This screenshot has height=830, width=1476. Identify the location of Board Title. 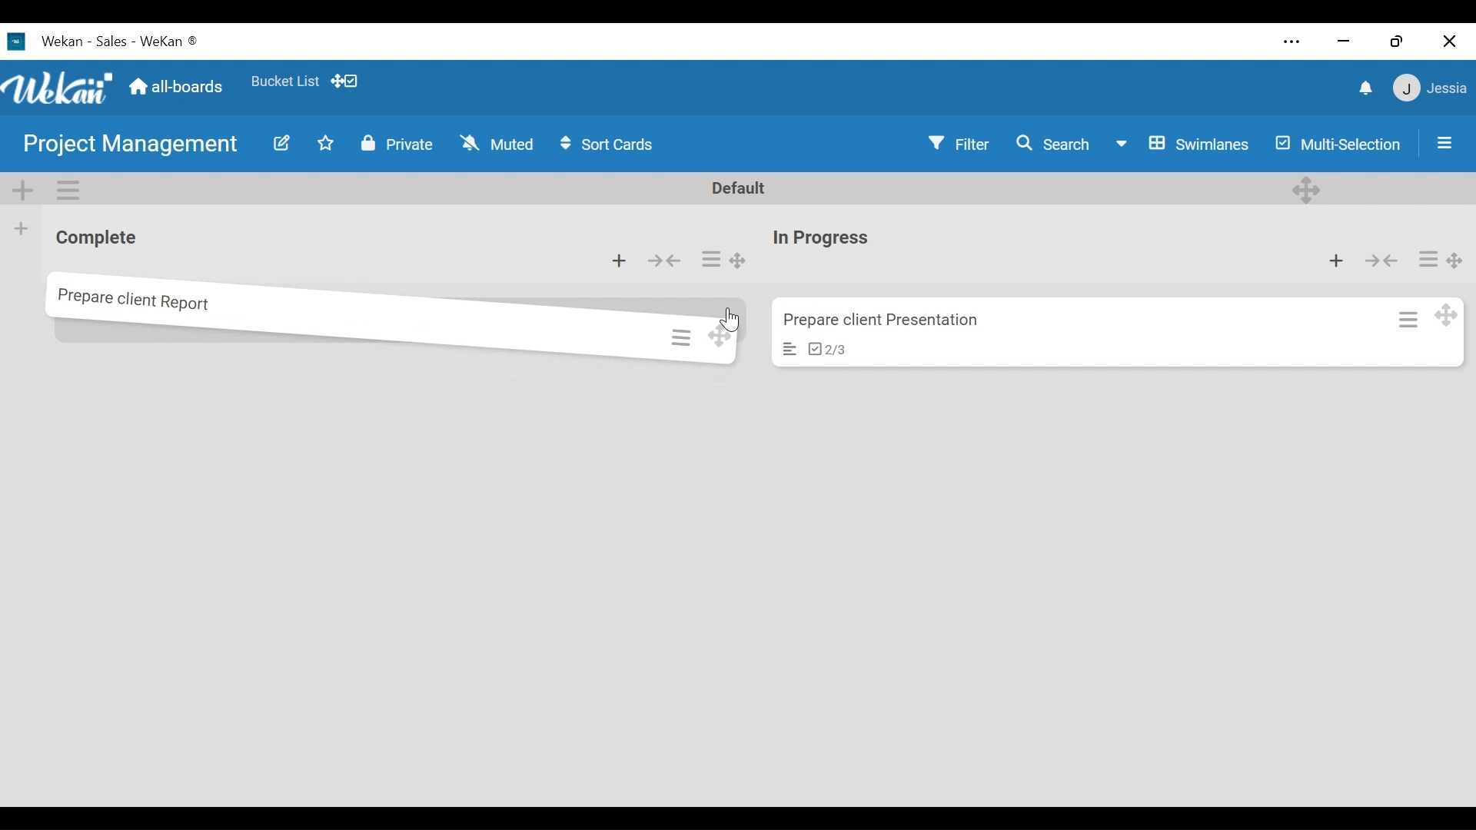
(130, 147).